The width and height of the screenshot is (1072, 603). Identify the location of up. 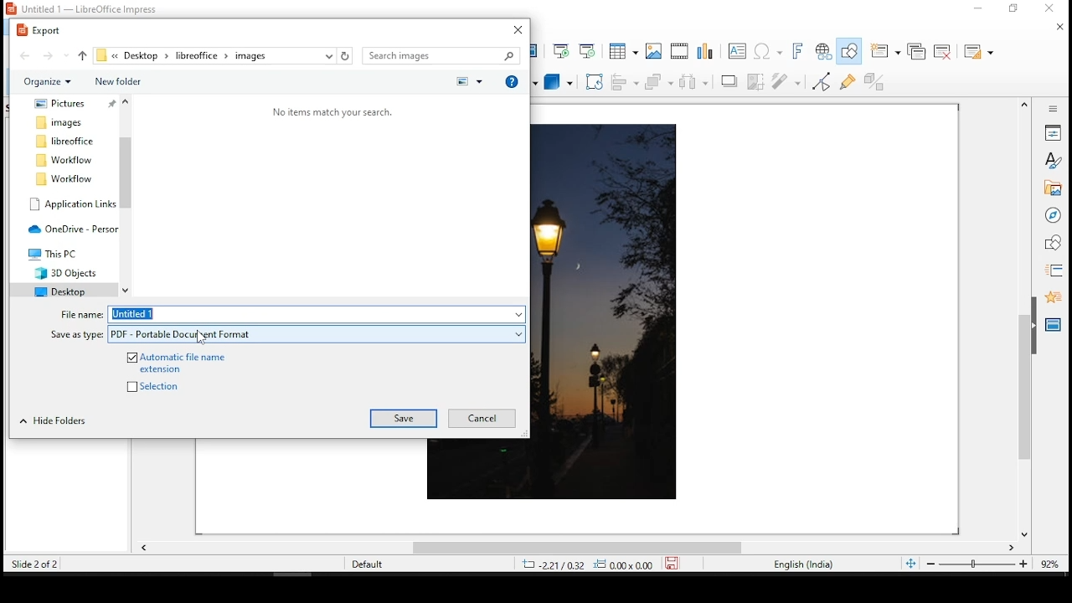
(84, 54).